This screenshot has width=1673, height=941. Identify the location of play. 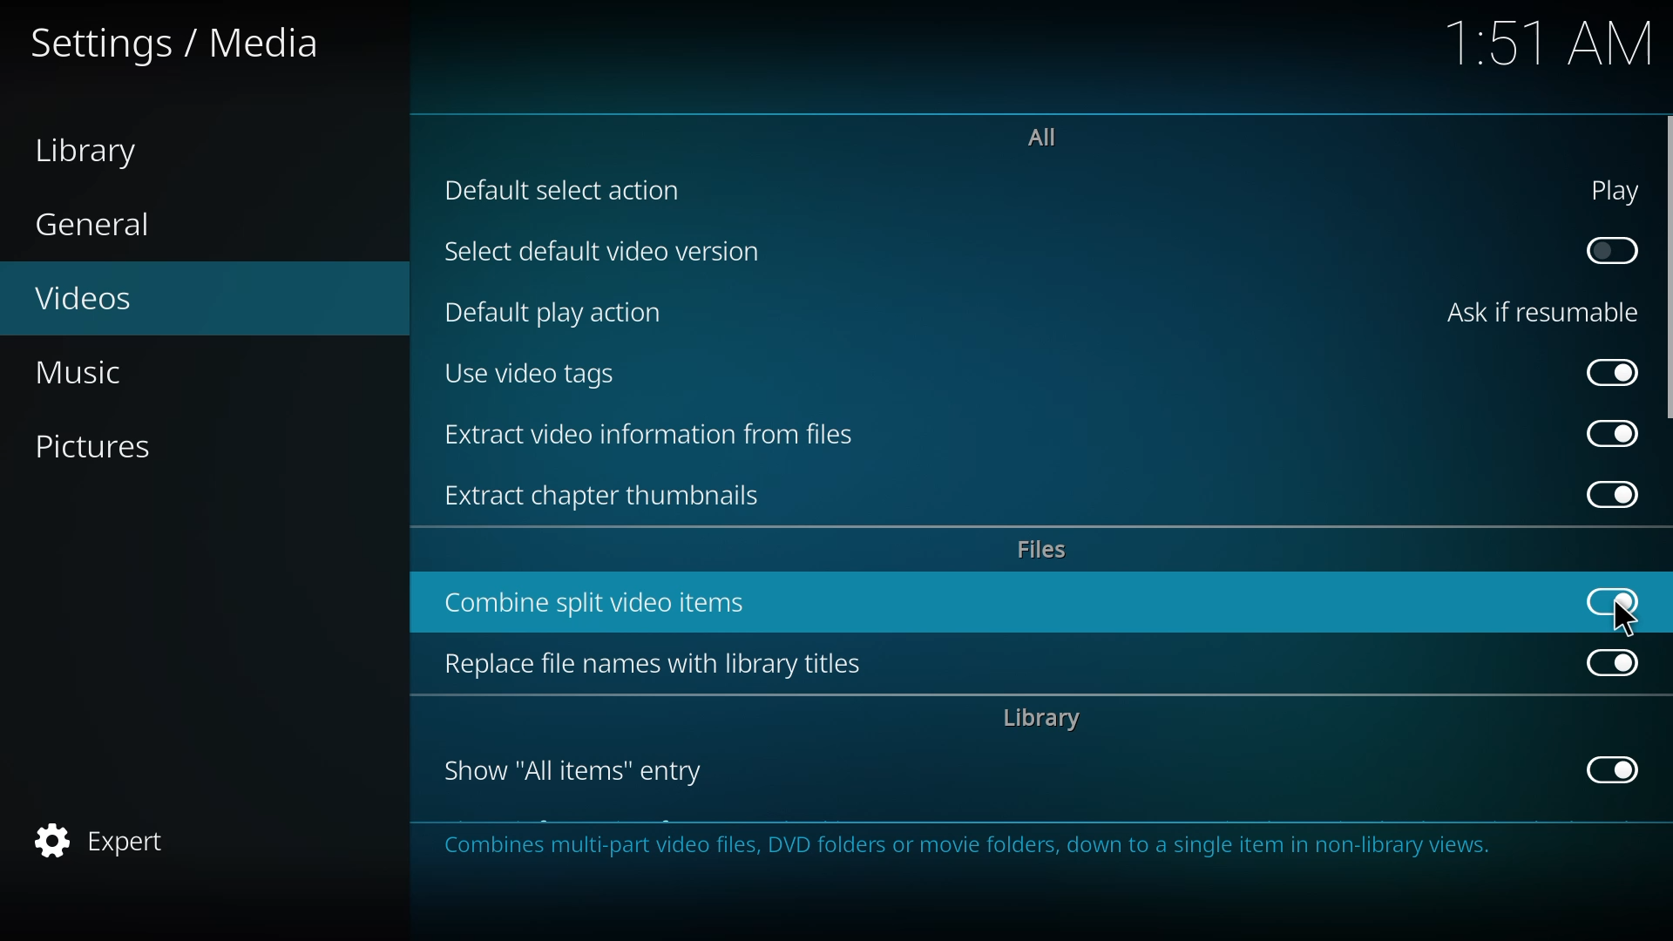
(1605, 191).